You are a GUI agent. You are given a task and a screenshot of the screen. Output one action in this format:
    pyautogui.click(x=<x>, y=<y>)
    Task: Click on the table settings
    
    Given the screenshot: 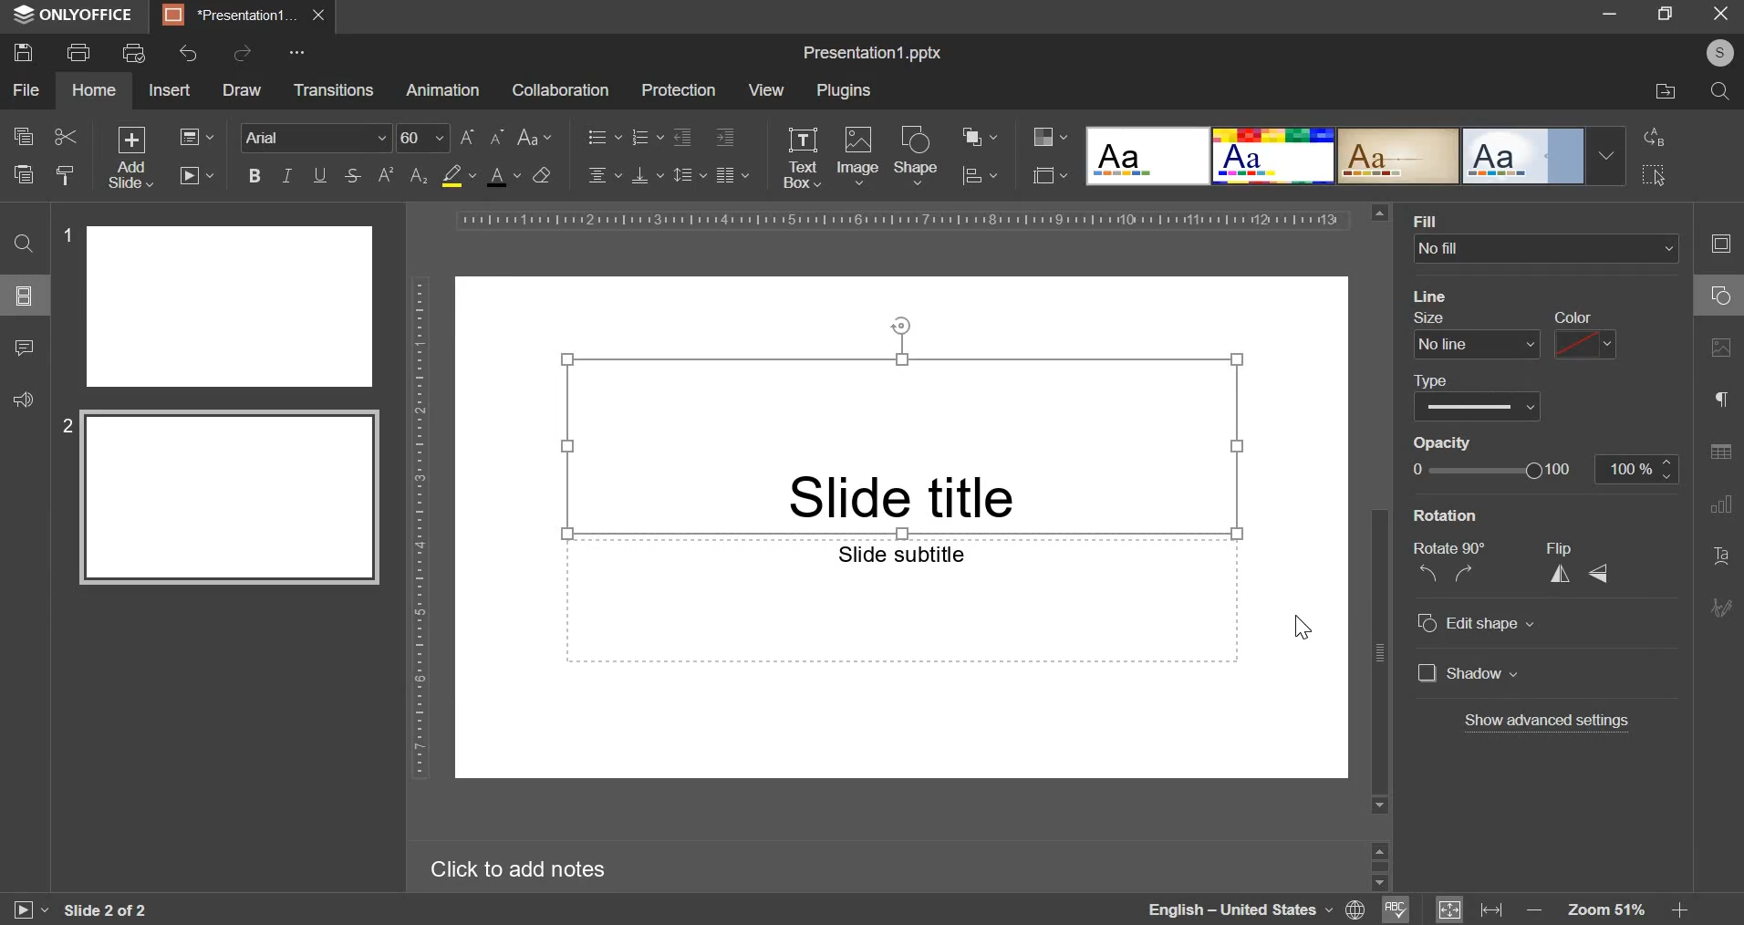 What is the action you would take?
    pyautogui.click(x=1720, y=452)
    